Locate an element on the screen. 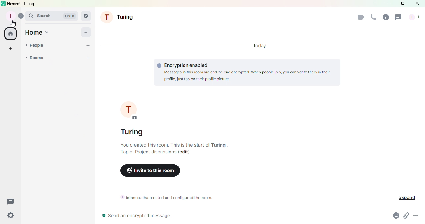 The height and width of the screenshot is (224, 425). Profile picture is located at coordinates (131, 110).